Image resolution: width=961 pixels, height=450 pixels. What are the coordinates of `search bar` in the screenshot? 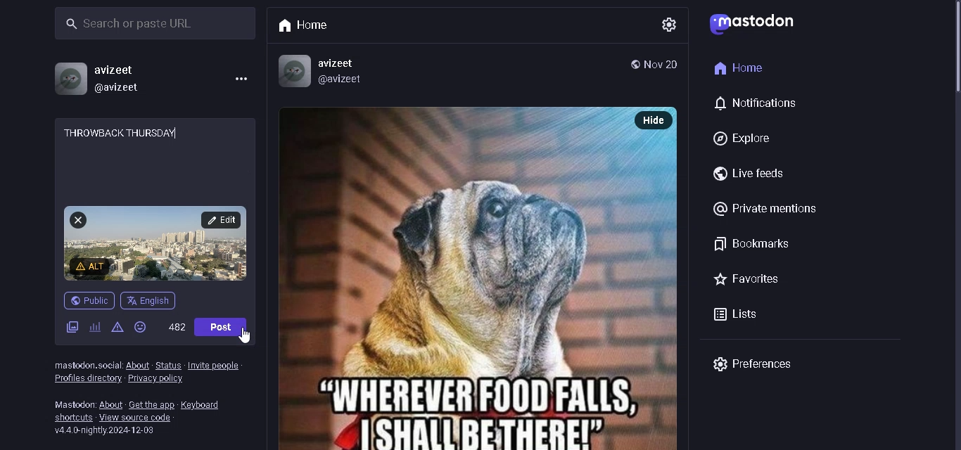 It's located at (149, 25).